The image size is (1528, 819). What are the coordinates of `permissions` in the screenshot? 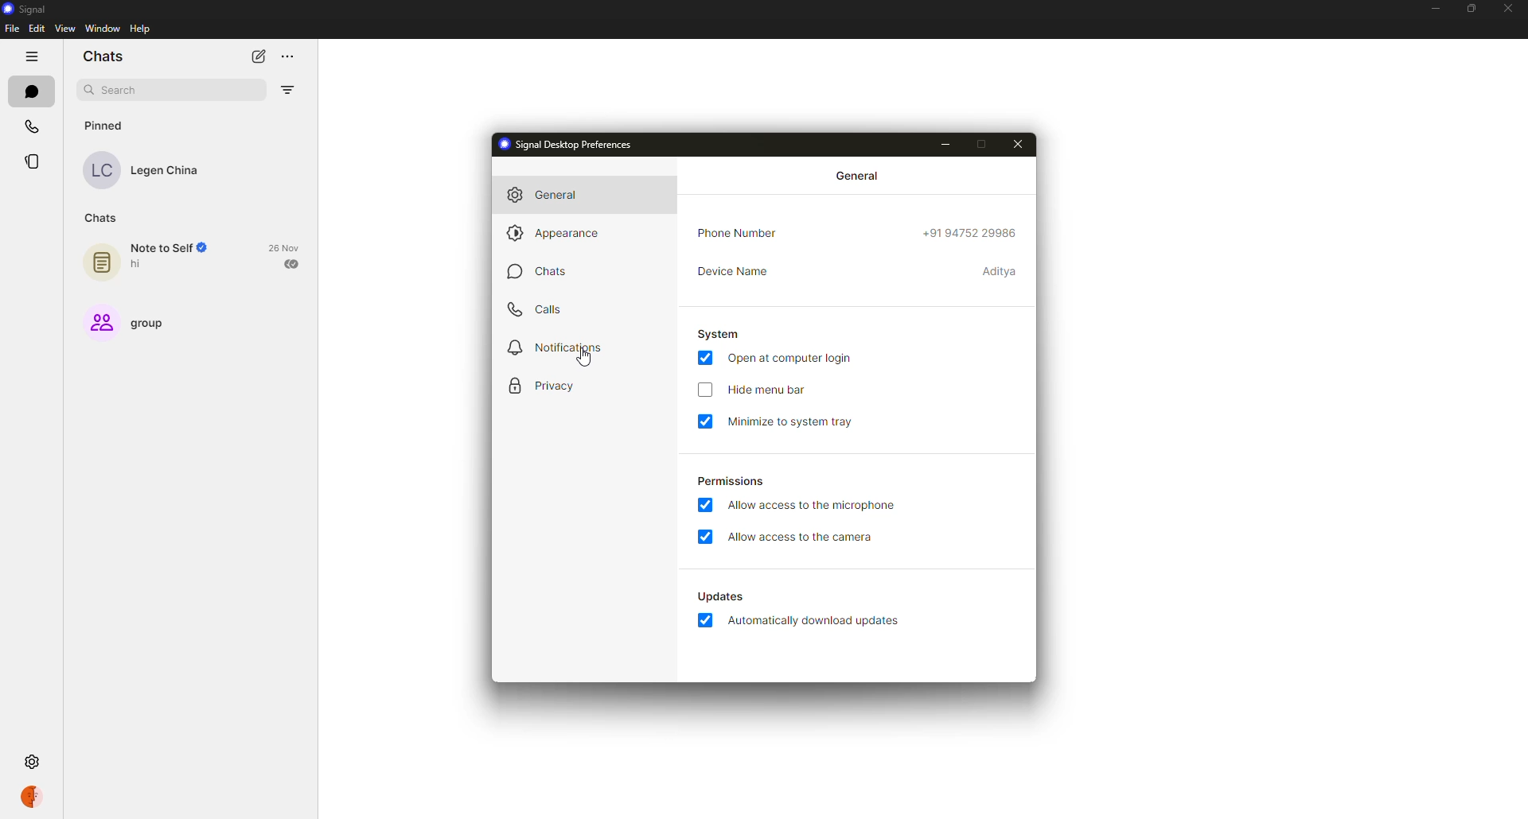 It's located at (731, 481).